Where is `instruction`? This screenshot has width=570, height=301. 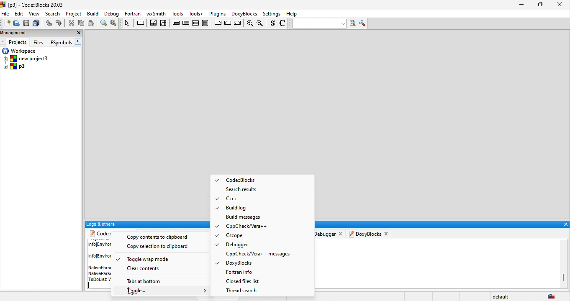
instruction is located at coordinates (141, 23).